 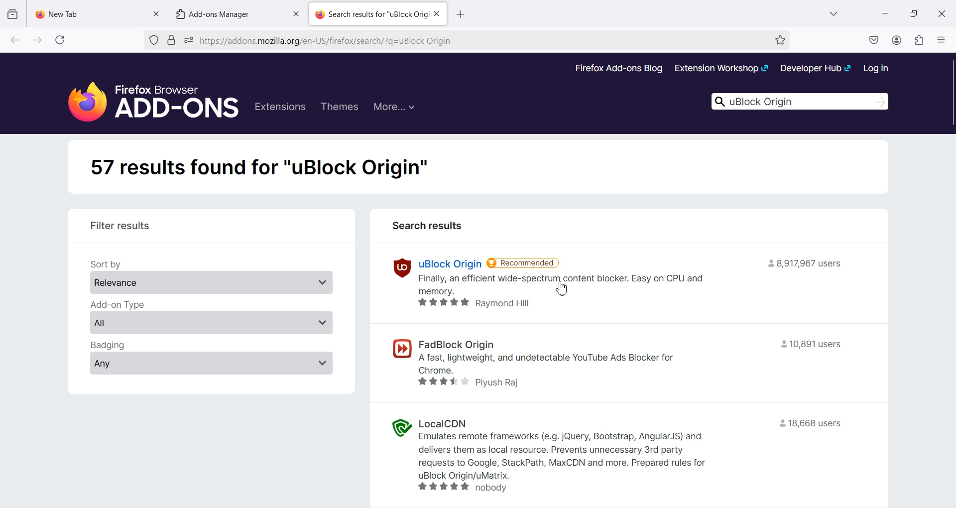 What do you see at coordinates (498, 383) in the screenshot?
I see `Piyush Raj` at bounding box center [498, 383].